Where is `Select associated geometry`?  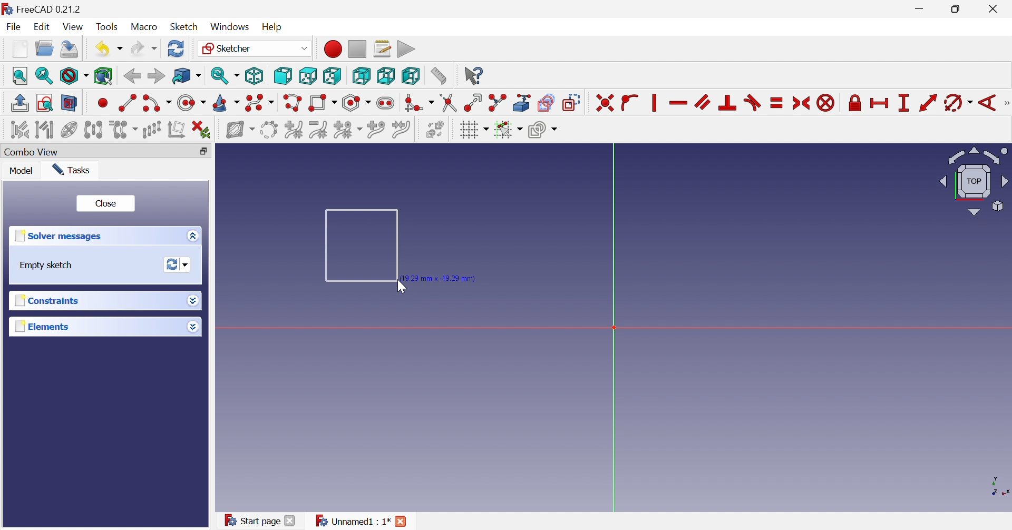 Select associated geometry is located at coordinates (46, 131).